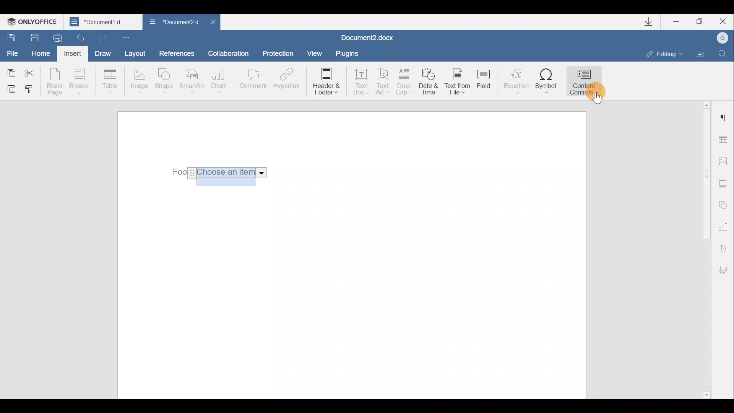 This screenshot has height=413, width=734. I want to click on Header & footer settings, so click(725, 183).